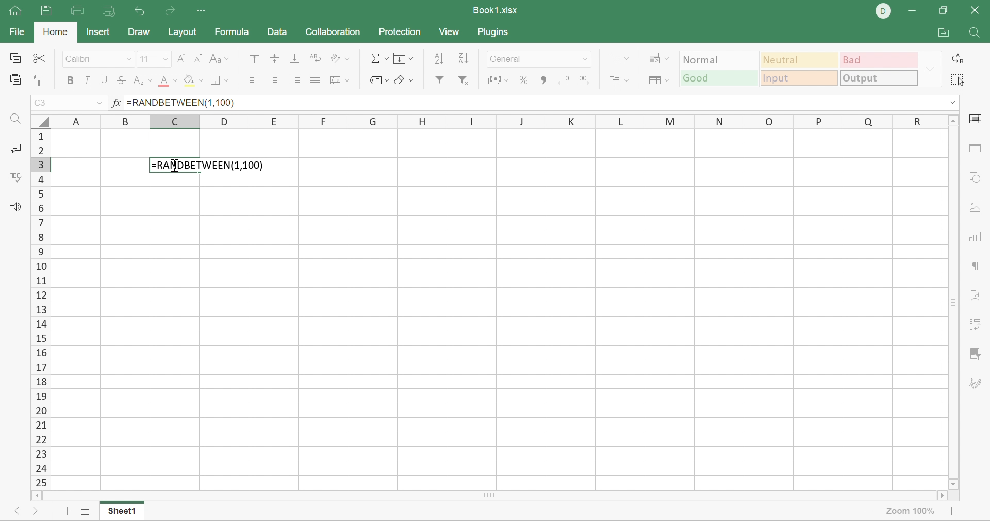 The width and height of the screenshot is (990, 521). Describe the element at coordinates (315, 59) in the screenshot. I see `Wrap Text` at that location.